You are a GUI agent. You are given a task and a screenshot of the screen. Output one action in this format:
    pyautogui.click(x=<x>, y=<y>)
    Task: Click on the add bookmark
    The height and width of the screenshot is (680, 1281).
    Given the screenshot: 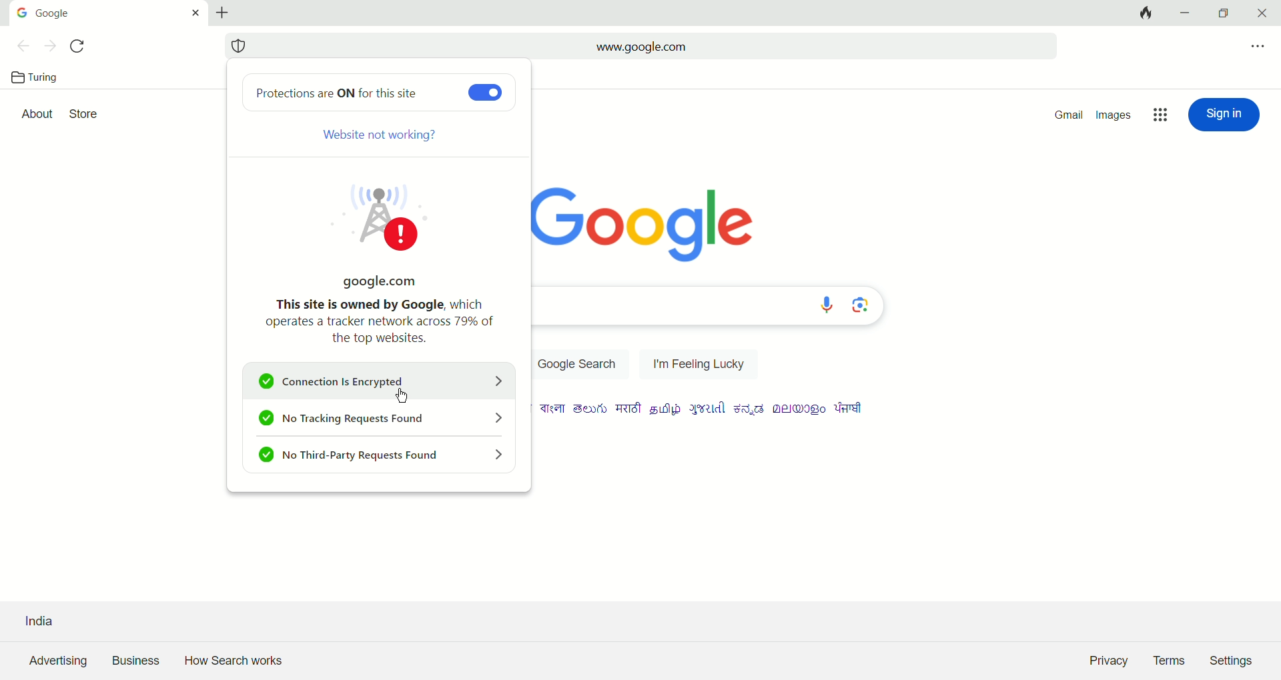 What is the action you would take?
    pyautogui.click(x=1039, y=45)
    